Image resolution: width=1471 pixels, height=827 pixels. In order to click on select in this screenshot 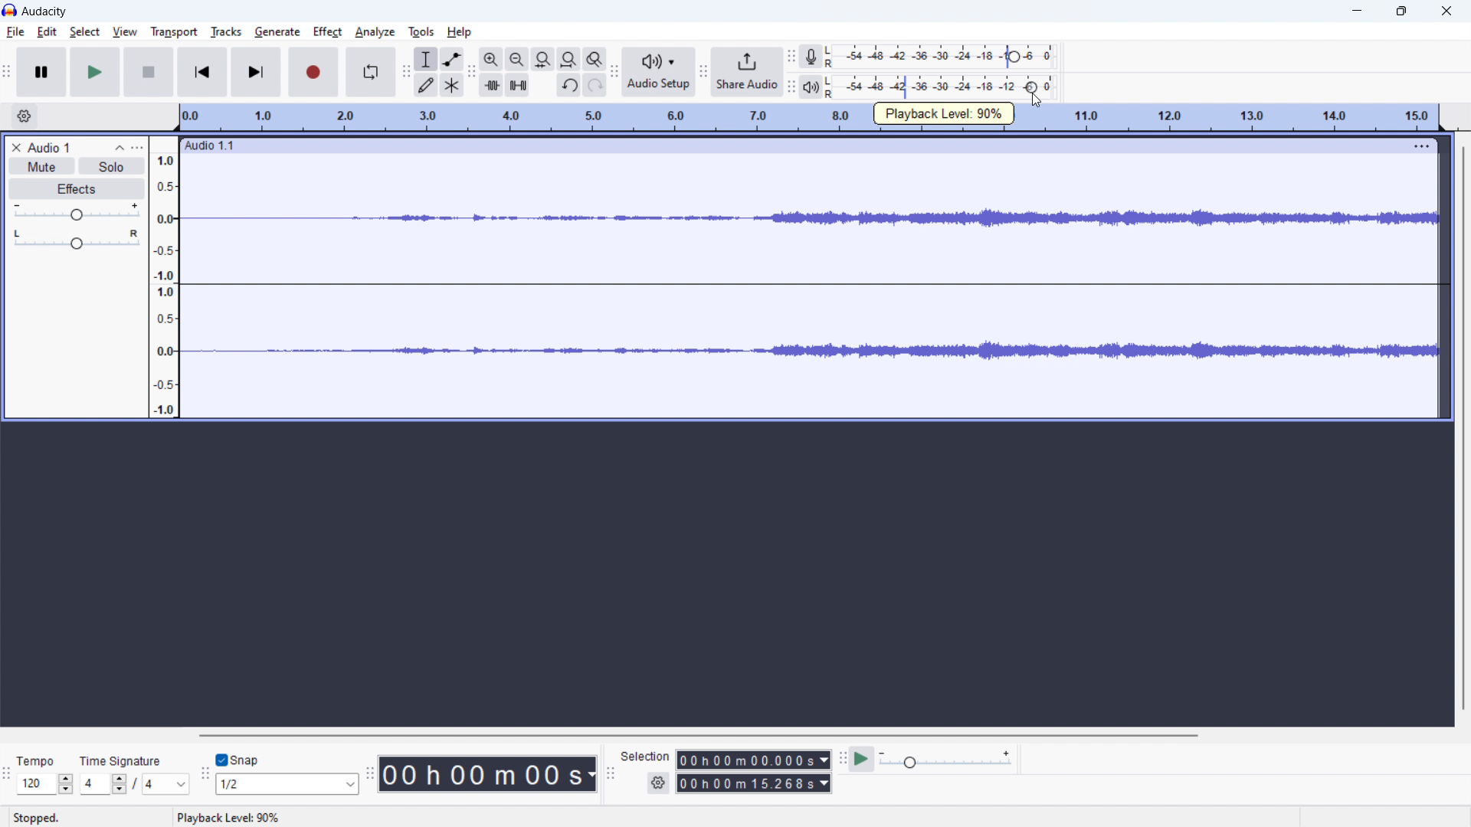, I will do `click(85, 31)`.